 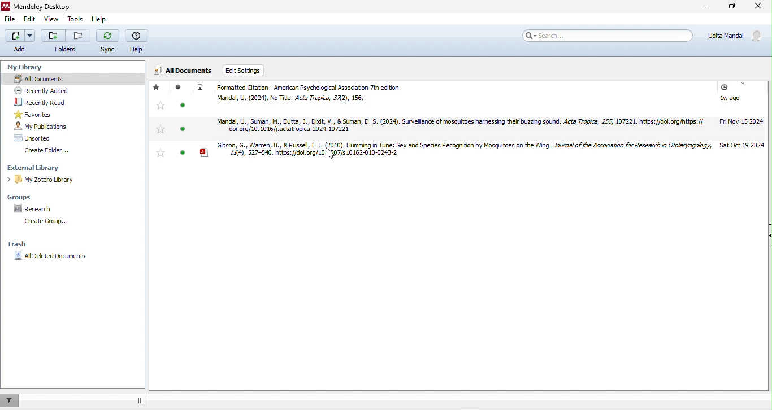 I want to click on help, so click(x=138, y=41).